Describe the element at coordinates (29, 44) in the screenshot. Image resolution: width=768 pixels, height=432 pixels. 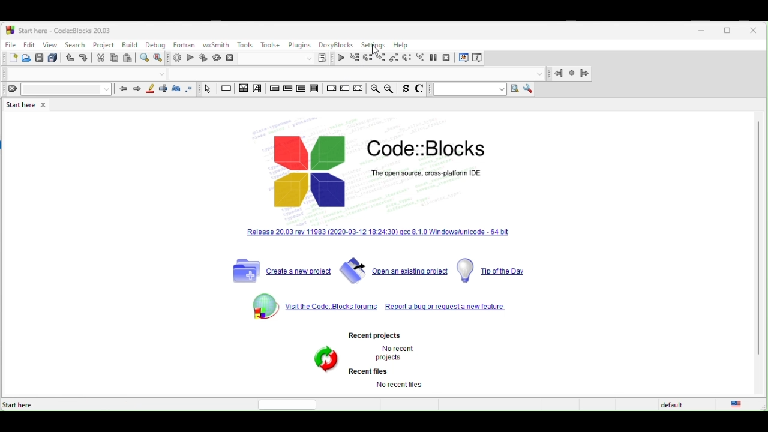
I see `edit` at that location.